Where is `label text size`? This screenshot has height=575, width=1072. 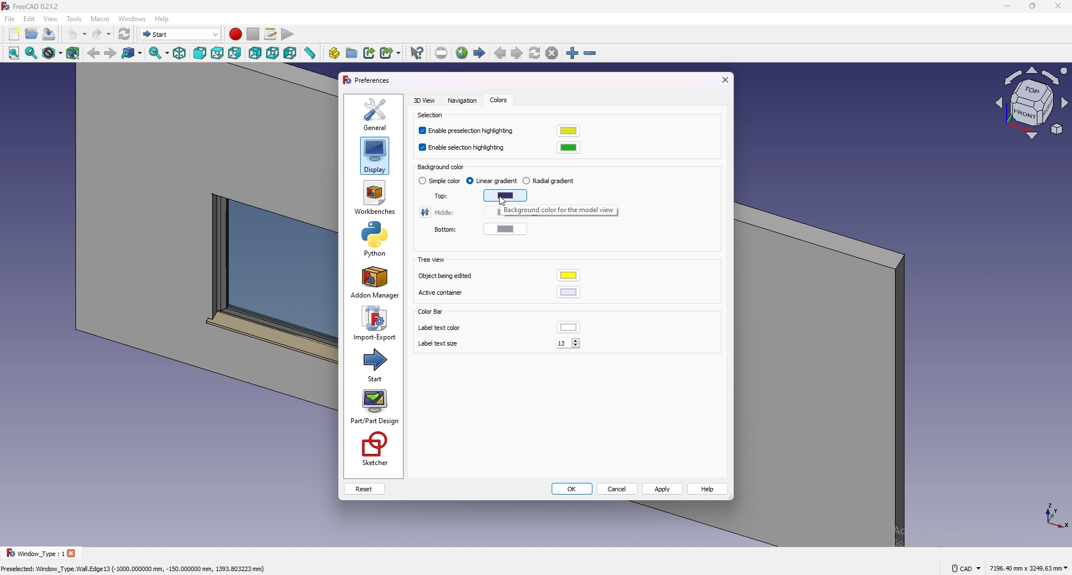
label text size is located at coordinates (441, 344).